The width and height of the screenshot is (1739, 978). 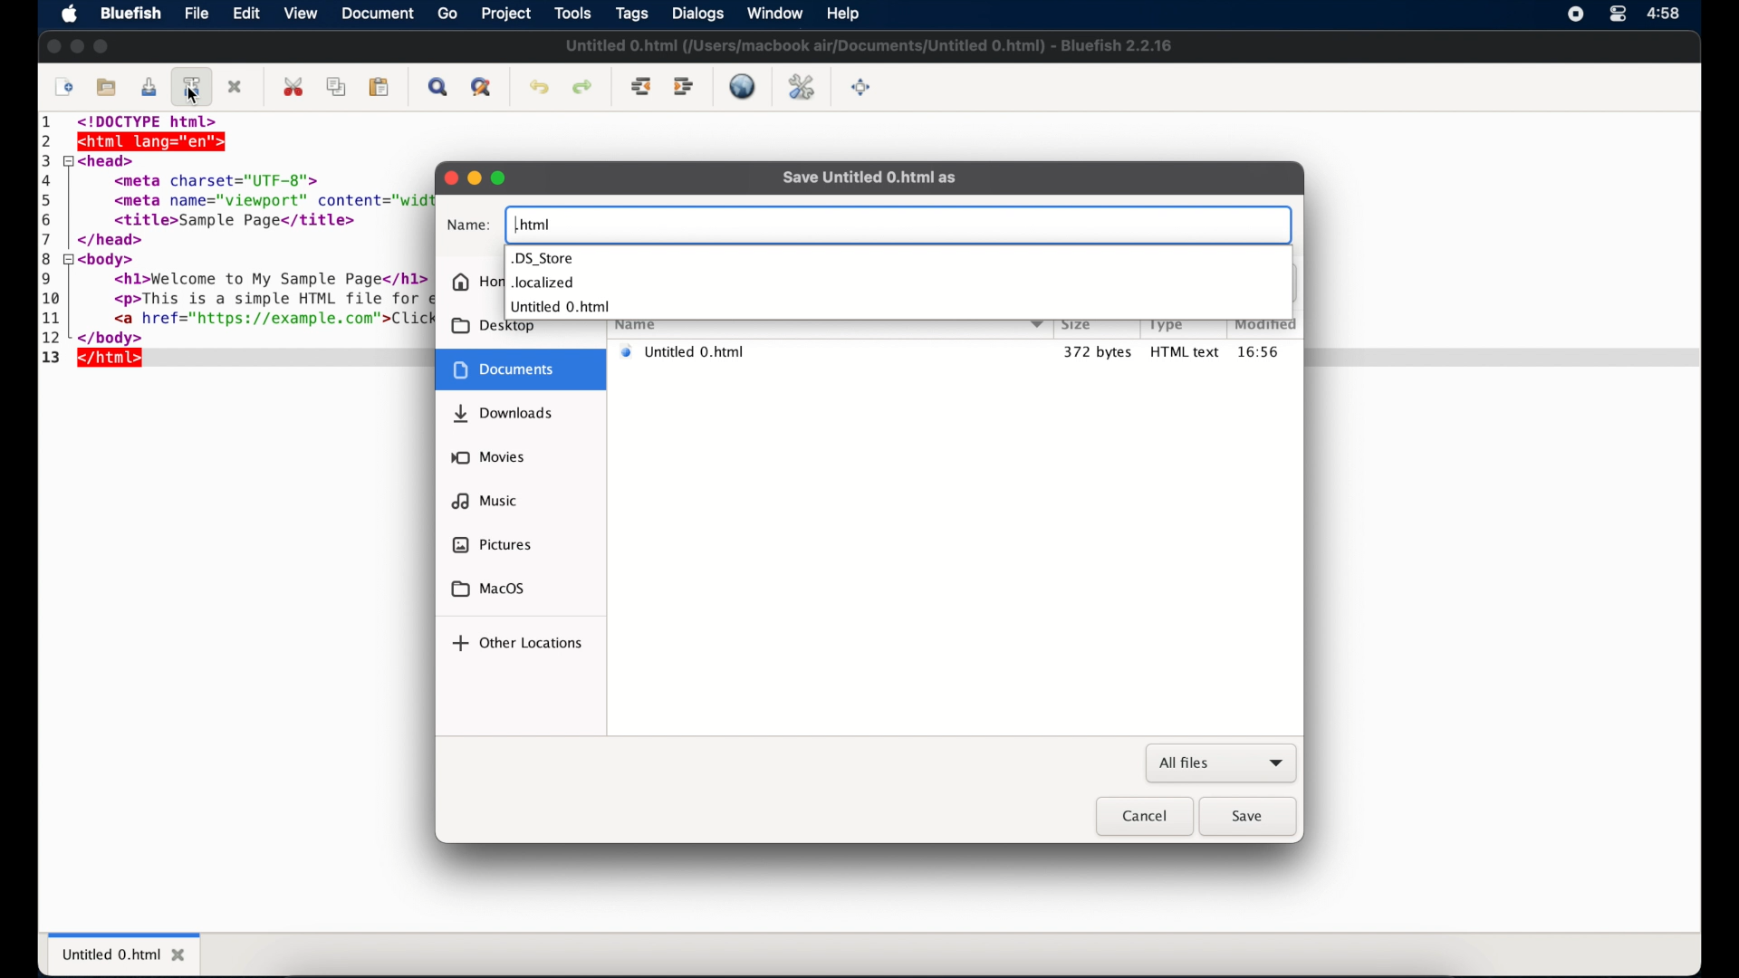 I want to click on untitled 0.html (/Users/macbook air/Documents/Untitled 0.html)-Bluefish 2.2.16, so click(x=876, y=44).